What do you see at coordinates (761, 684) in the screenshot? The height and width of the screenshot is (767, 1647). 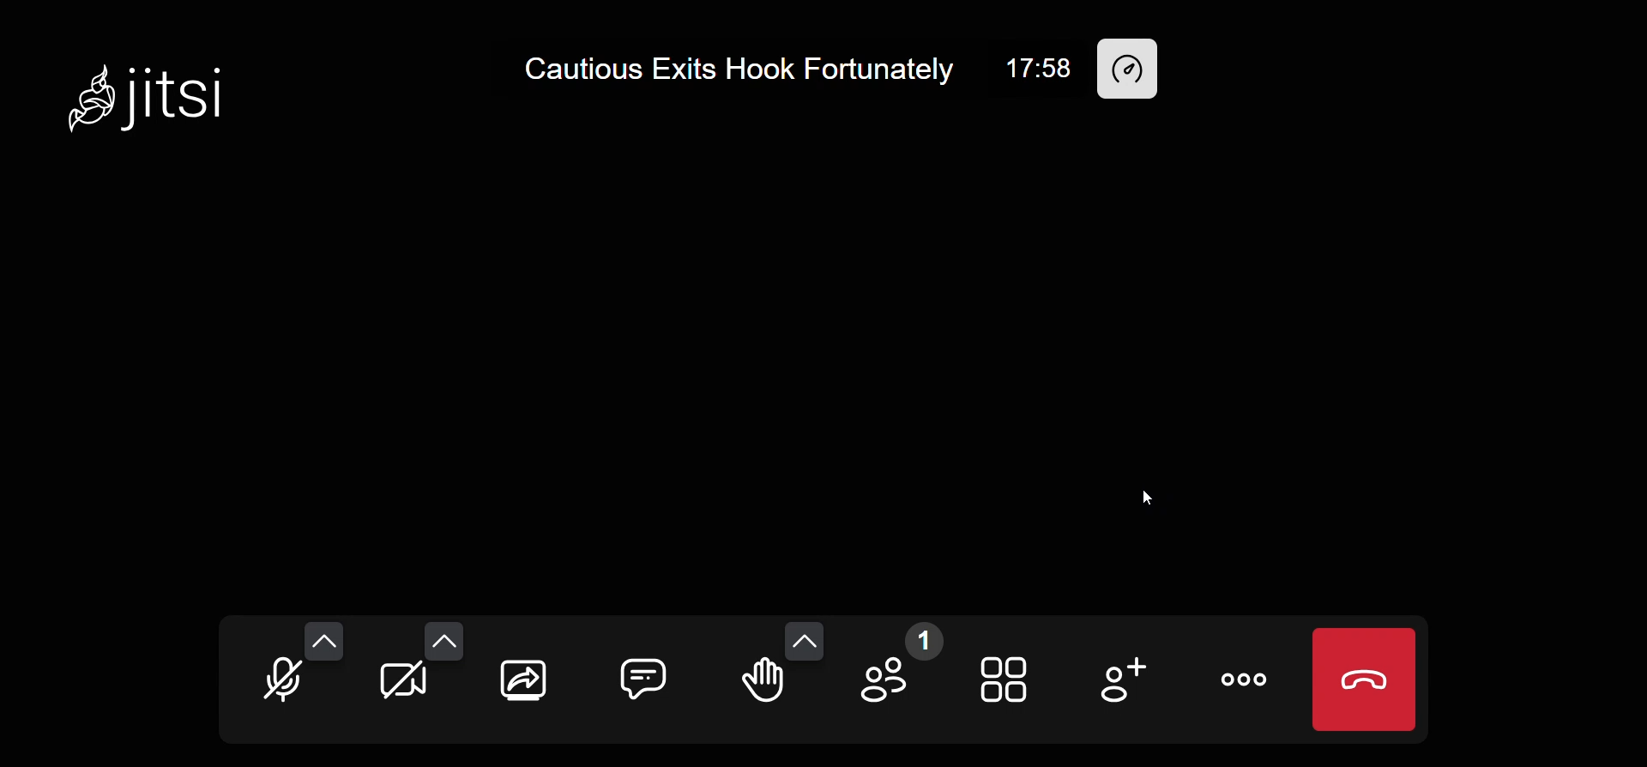 I see `raise hand` at bounding box center [761, 684].